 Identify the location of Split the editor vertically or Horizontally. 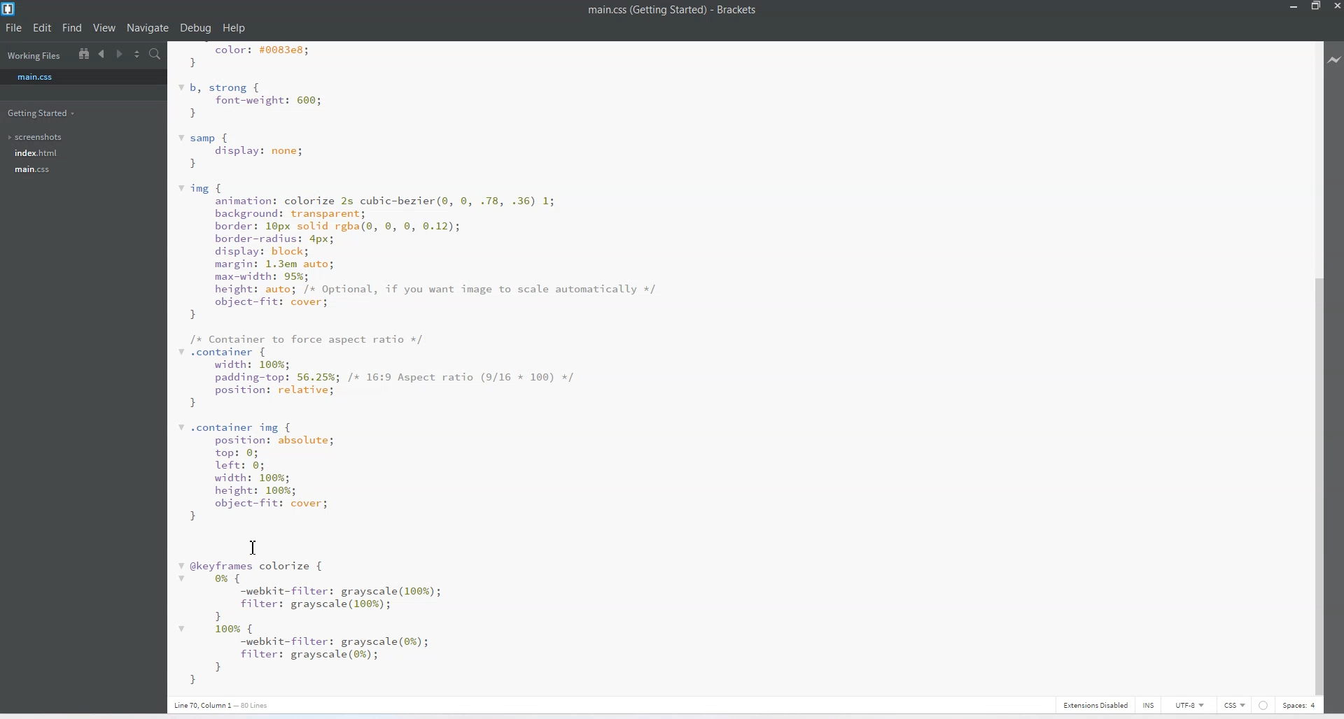
(138, 55).